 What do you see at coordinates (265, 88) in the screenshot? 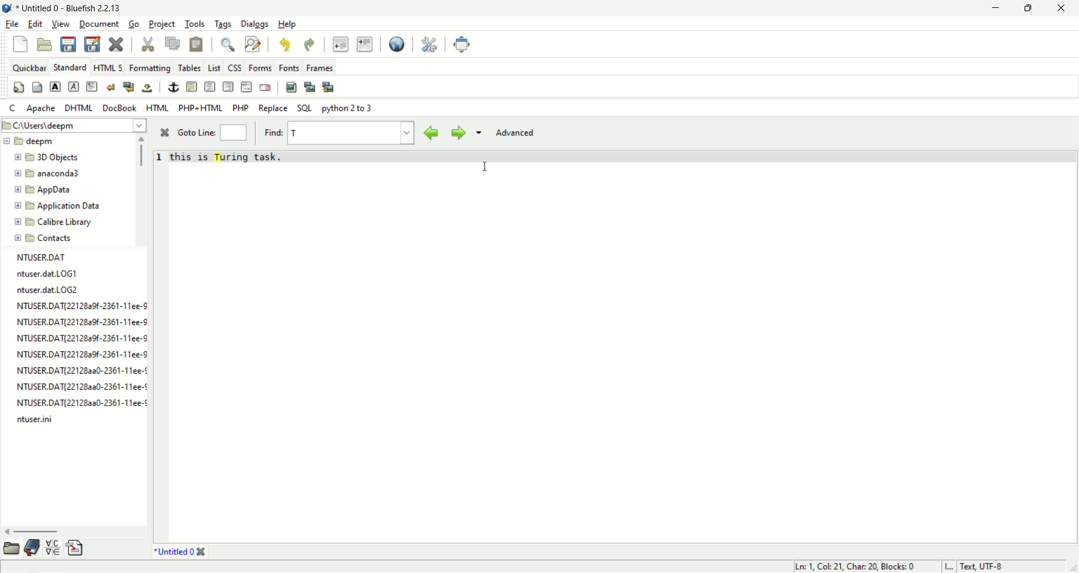
I see `email` at bounding box center [265, 88].